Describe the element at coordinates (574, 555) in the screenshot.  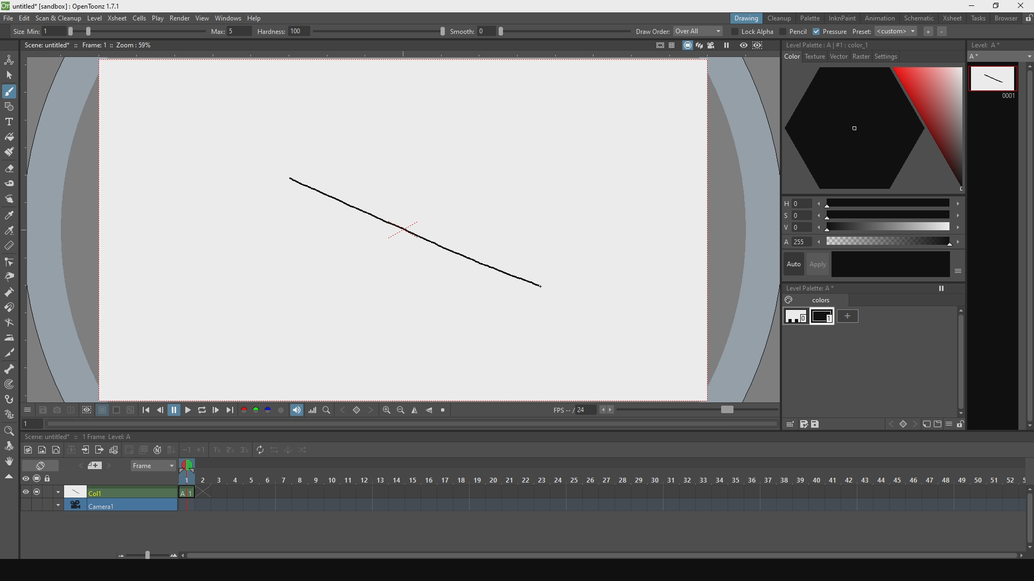
I see `horizontal slider` at that location.